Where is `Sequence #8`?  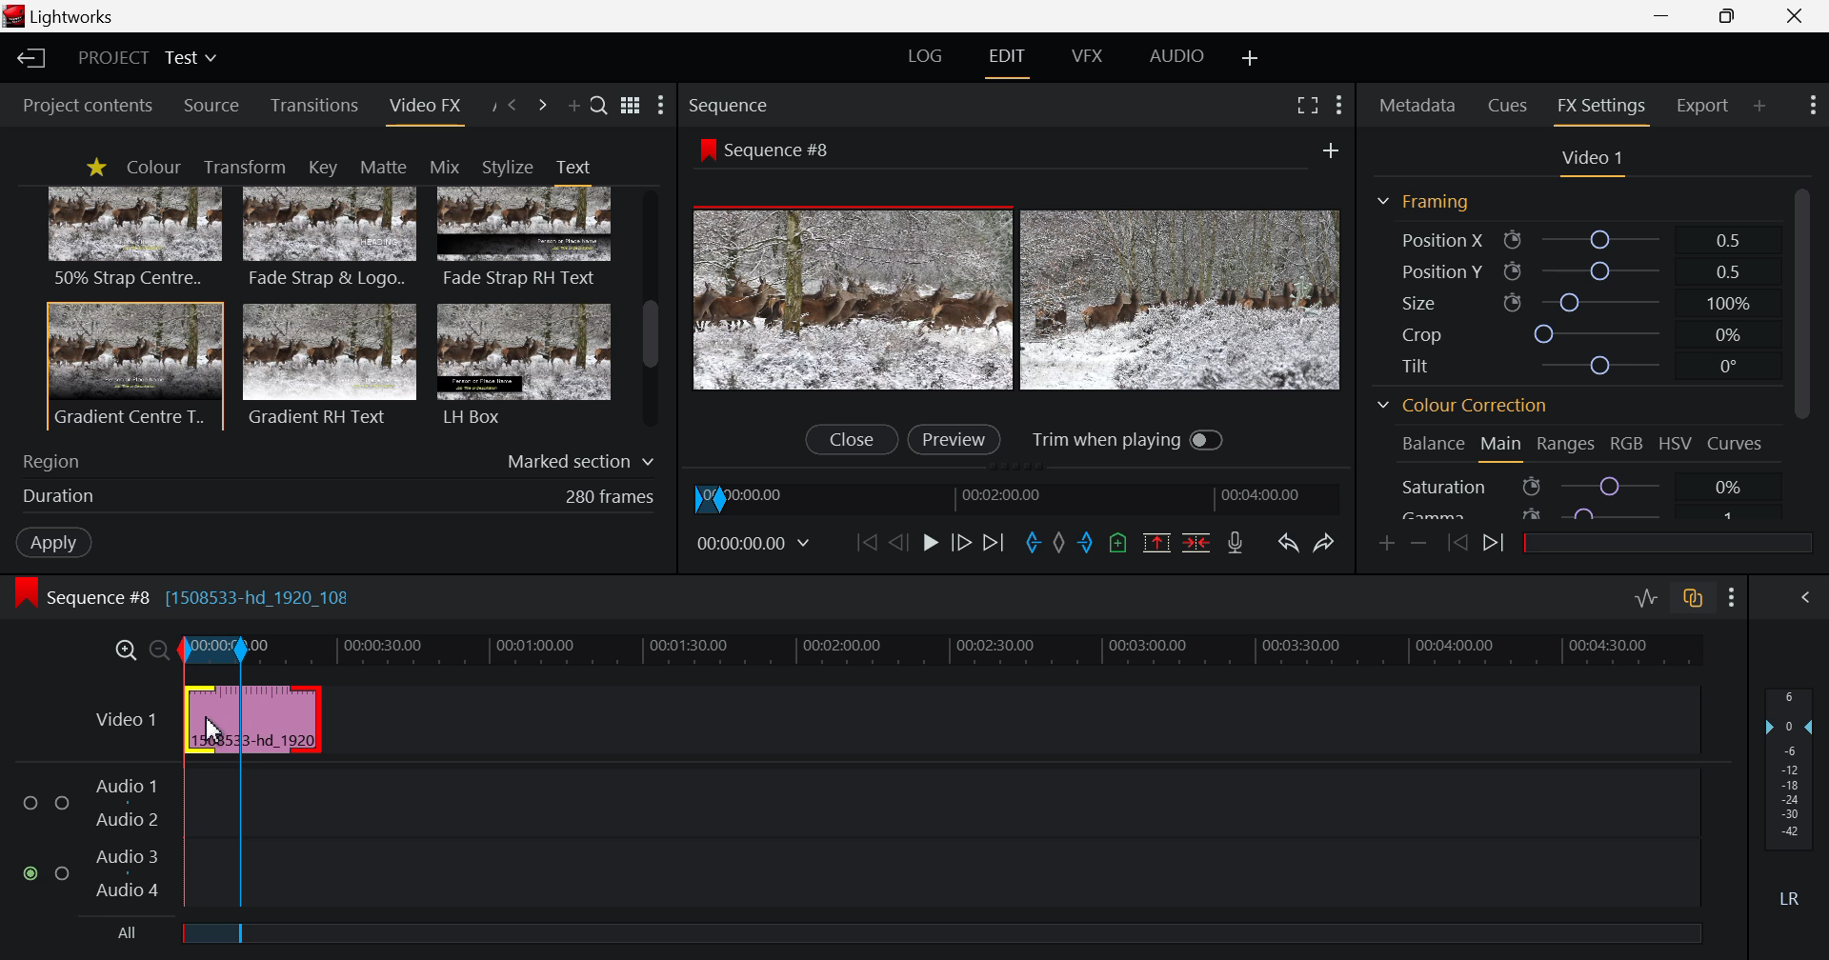
Sequence #8 is located at coordinates (773, 148).